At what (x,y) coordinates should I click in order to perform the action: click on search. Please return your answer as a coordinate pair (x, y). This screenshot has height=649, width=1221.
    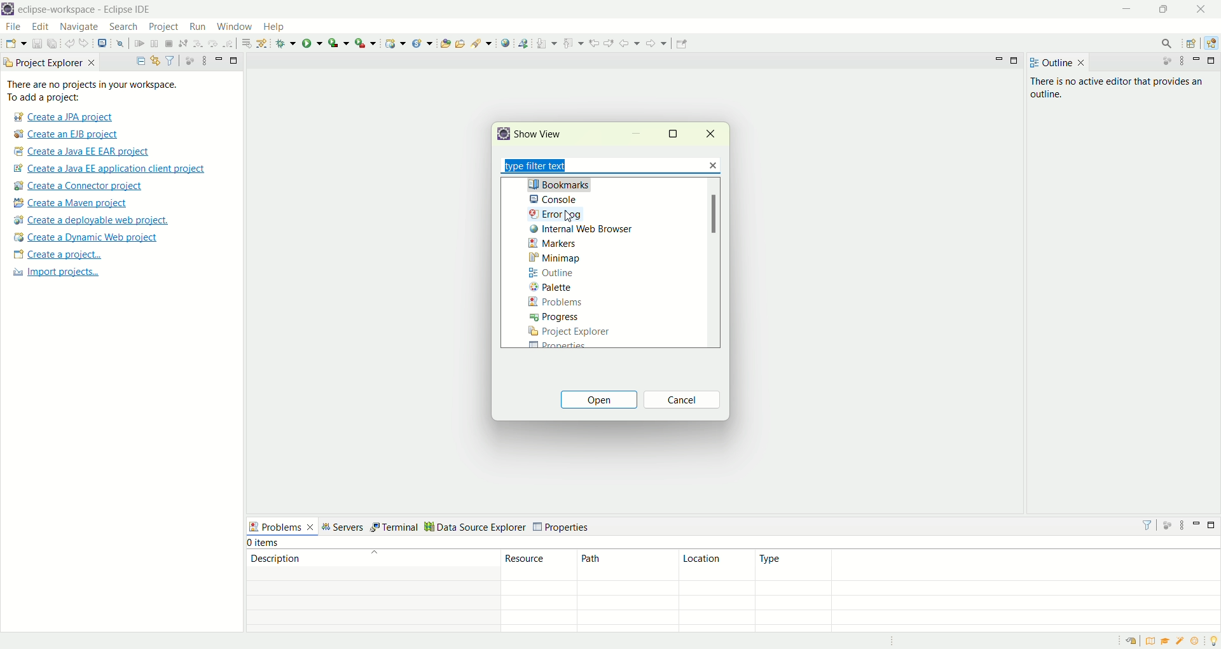
    Looking at the image, I should click on (480, 43).